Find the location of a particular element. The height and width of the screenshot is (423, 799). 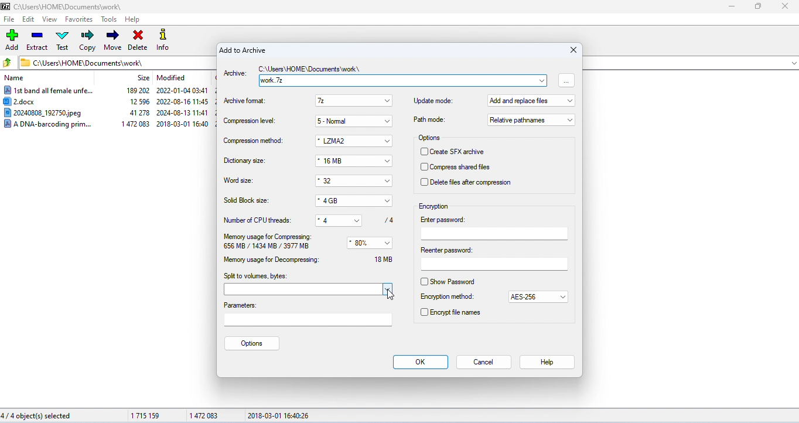

modified is located at coordinates (172, 77).